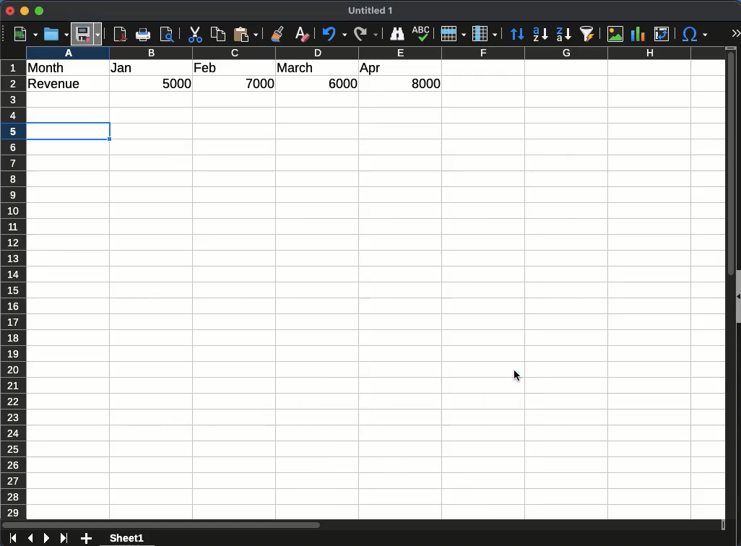 This screenshot has height=546, width=741. I want to click on Cursor, so click(519, 376).